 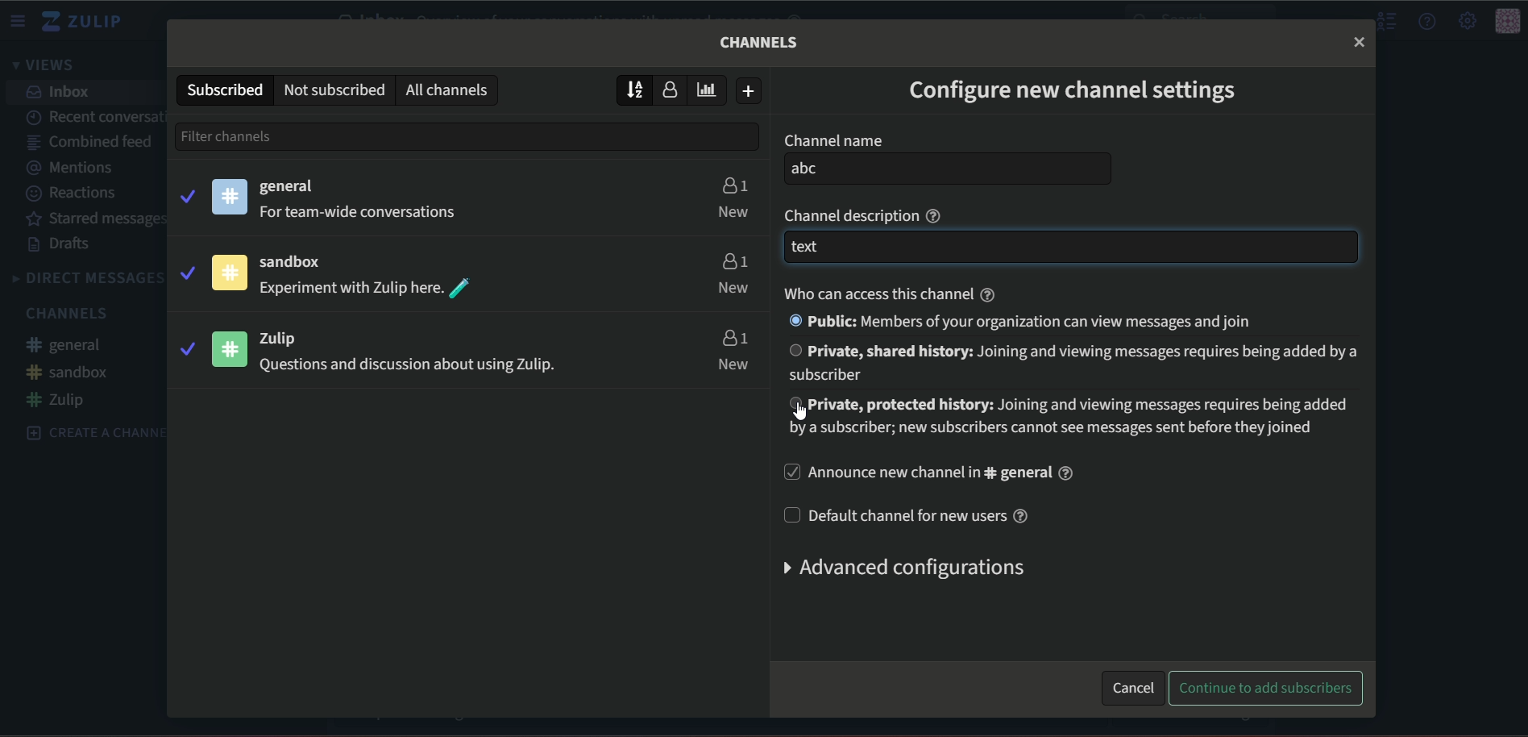 I want to click on #general, so click(x=72, y=347).